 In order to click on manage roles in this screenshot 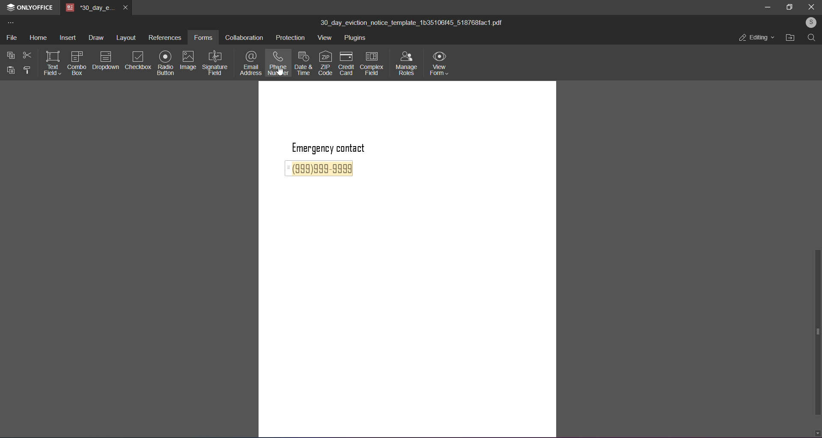, I will do `click(405, 63)`.